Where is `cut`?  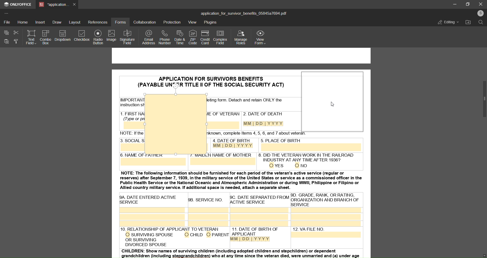
cut is located at coordinates (15, 32).